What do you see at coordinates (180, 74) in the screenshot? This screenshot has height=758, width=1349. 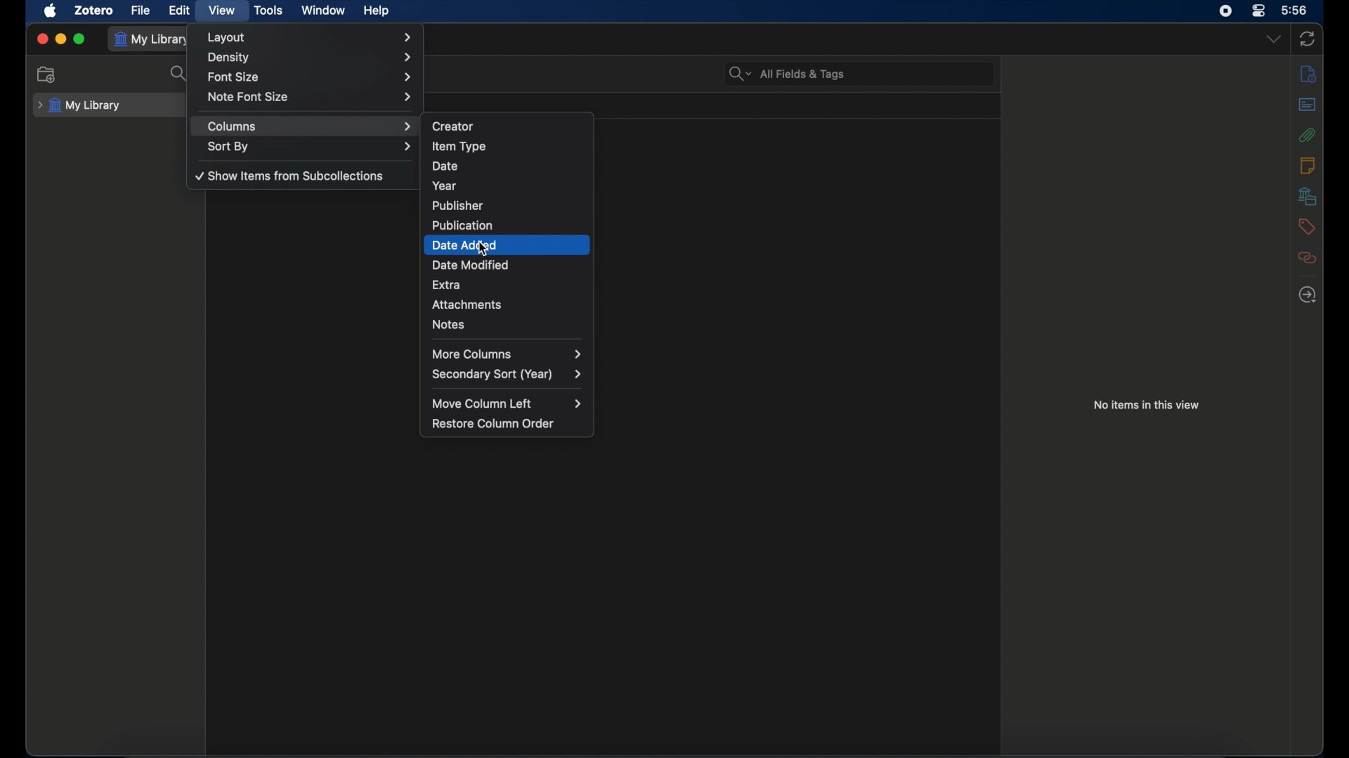 I see `search` at bounding box center [180, 74].